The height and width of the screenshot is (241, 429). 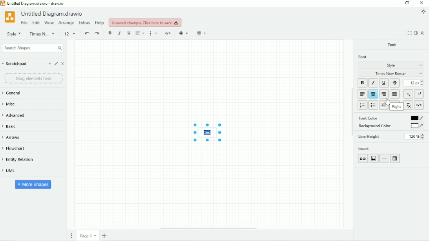 I want to click on Close, so click(x=63, y=64).